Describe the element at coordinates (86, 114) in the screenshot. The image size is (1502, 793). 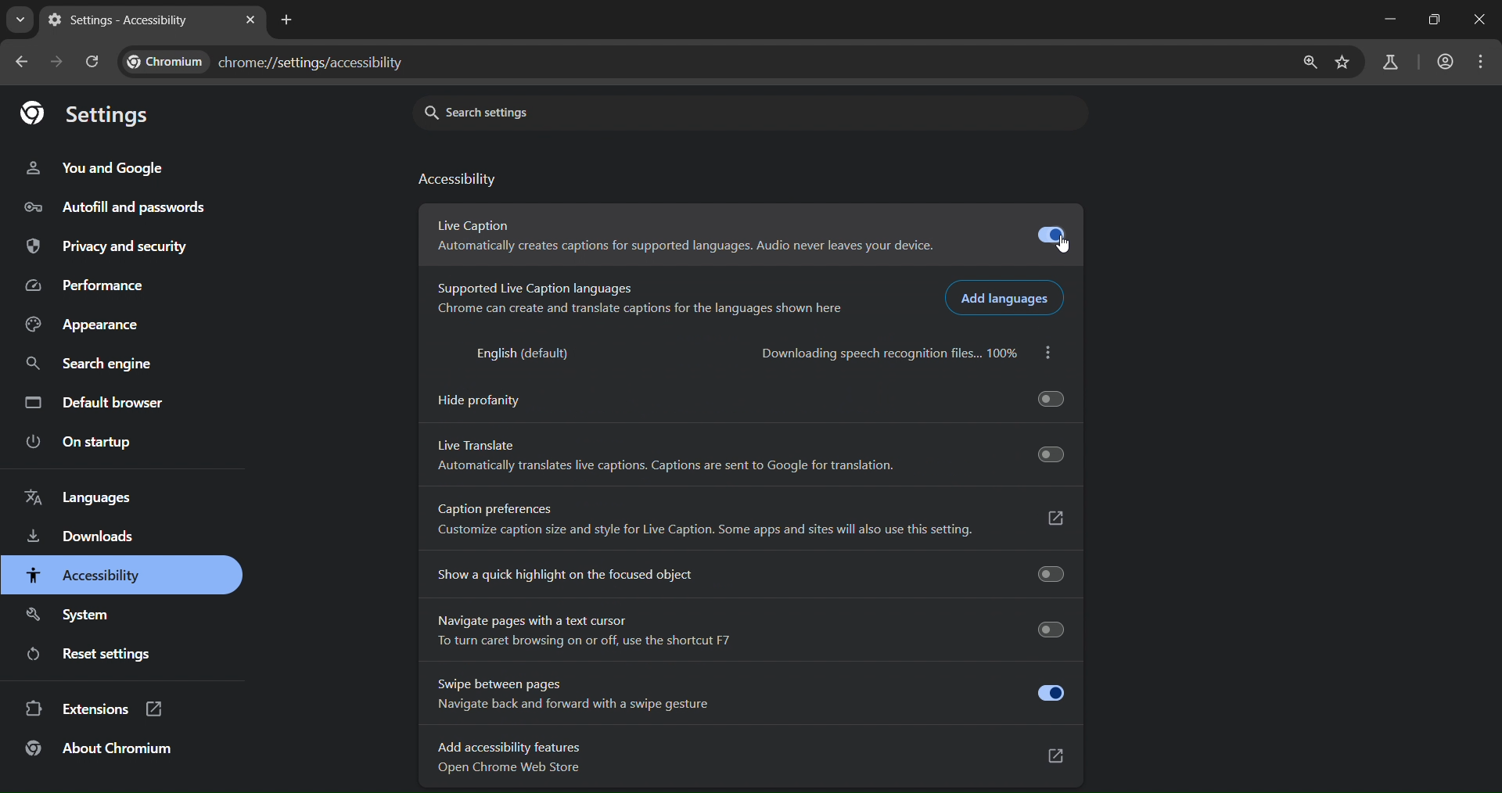
I see `settings` at that location.